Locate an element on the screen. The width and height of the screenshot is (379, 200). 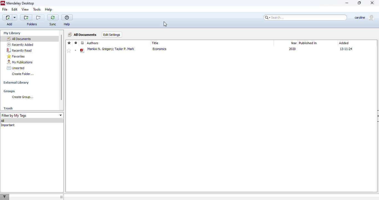
groups is located at coordinates (9, 91).